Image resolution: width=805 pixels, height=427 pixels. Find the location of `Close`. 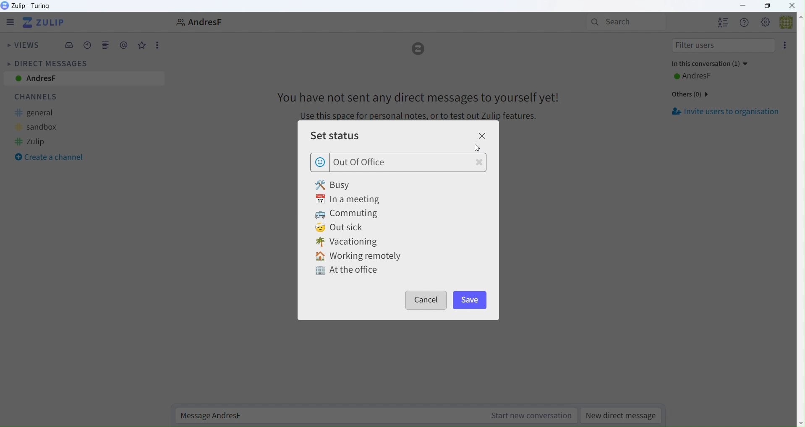

Close is located at coordinates (485, 135).